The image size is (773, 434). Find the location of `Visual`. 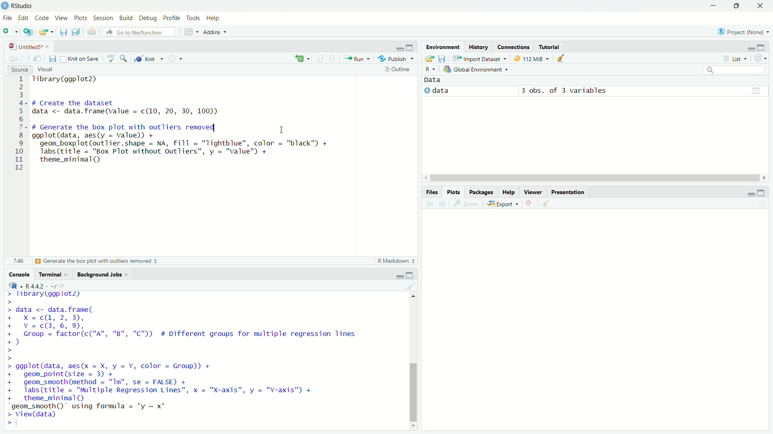

Visual is located at coordinates (47, 69).